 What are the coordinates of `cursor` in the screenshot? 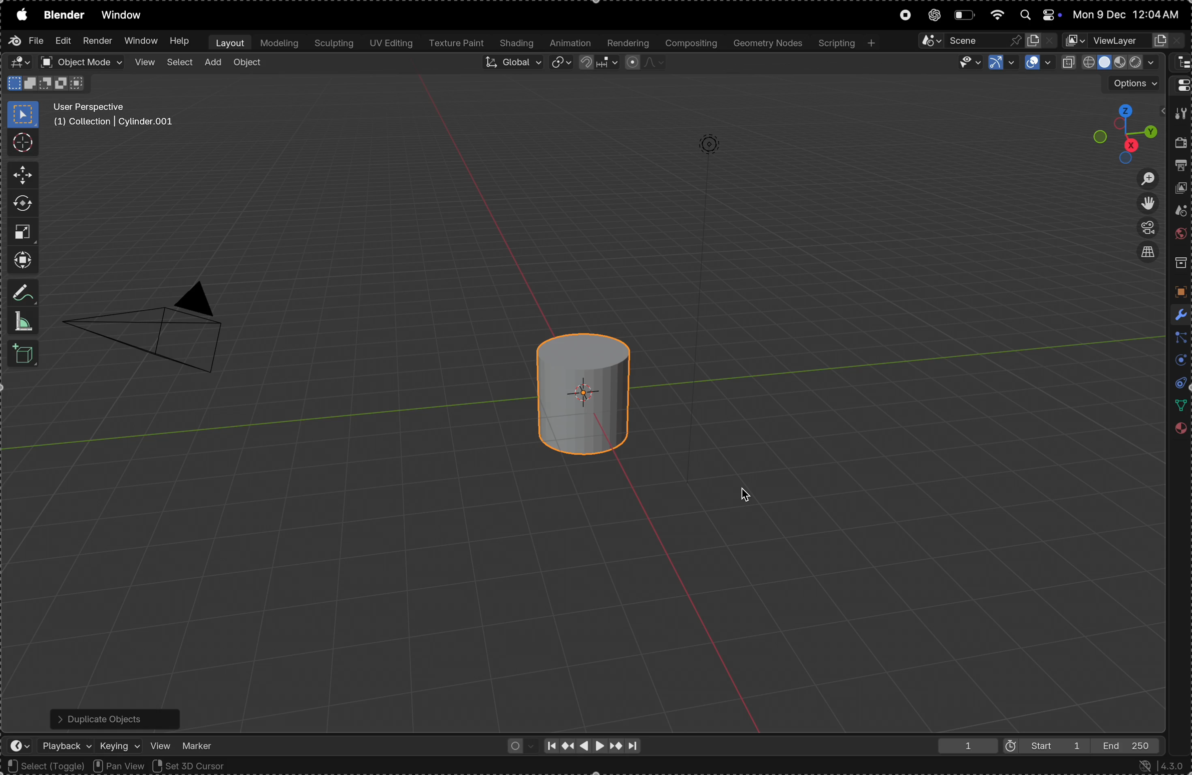 It's located at (22, 142).